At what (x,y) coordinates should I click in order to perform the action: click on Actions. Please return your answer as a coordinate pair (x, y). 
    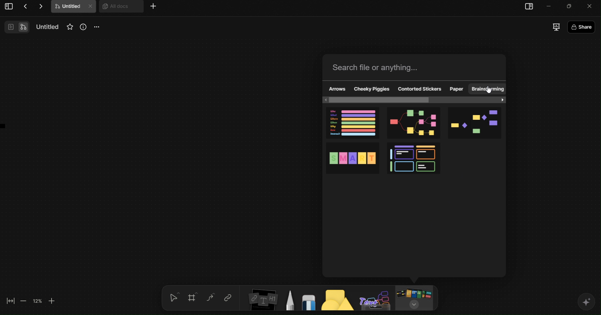
    Looking at the image, I should click on (33, 6).